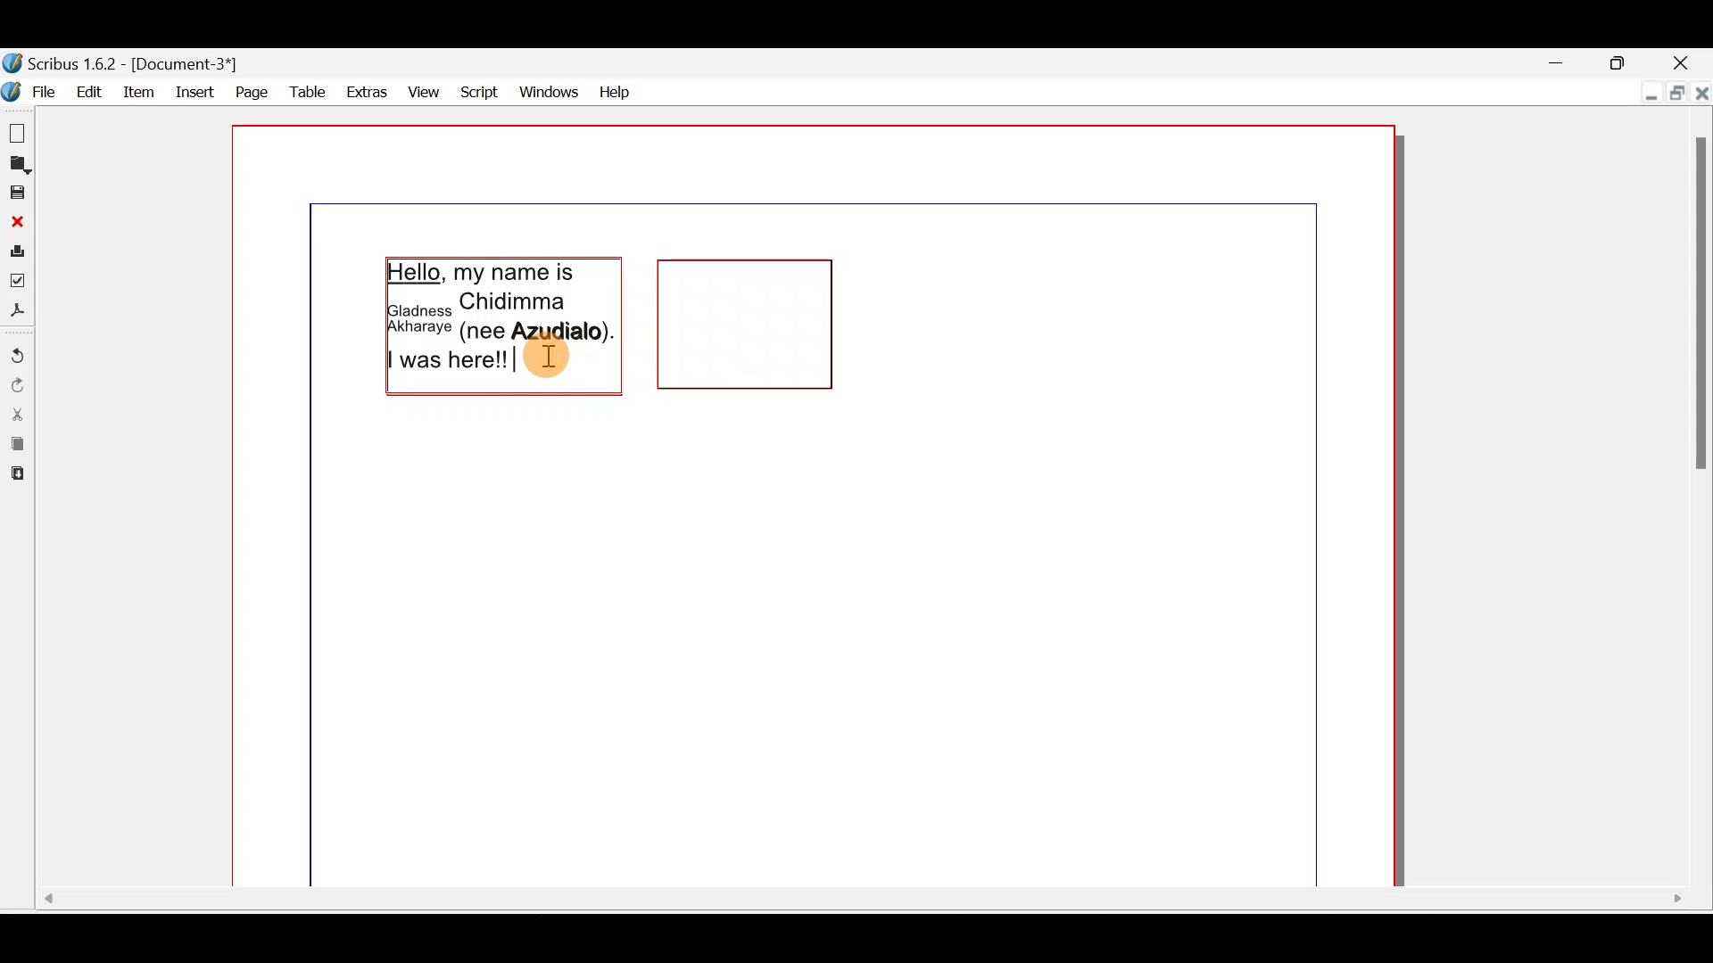  I want to click on Cut, so click(18, 414).